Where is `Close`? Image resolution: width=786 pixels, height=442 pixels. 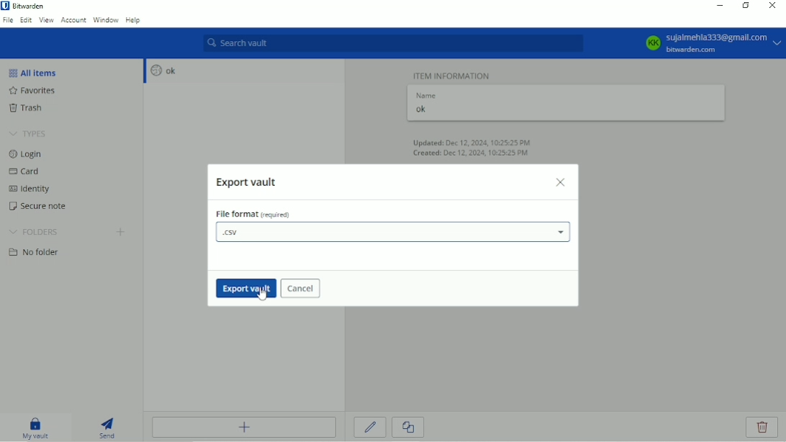 Close is located at coordinates (771, 6).